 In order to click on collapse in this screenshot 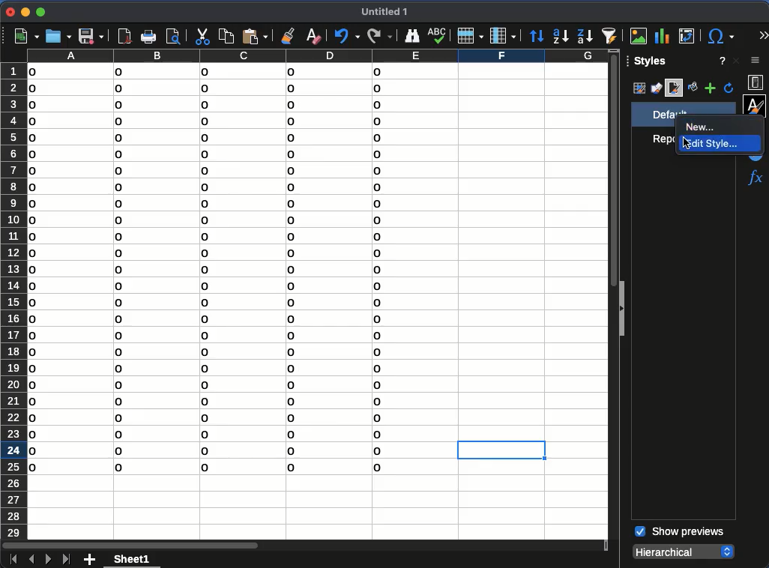, I will do `click(621, 309)`.